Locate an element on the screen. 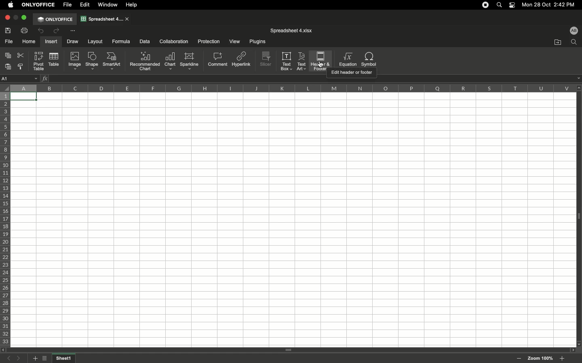 The height and width of the screenshot is (363, 582). File name is located at coordinates (291, 31).